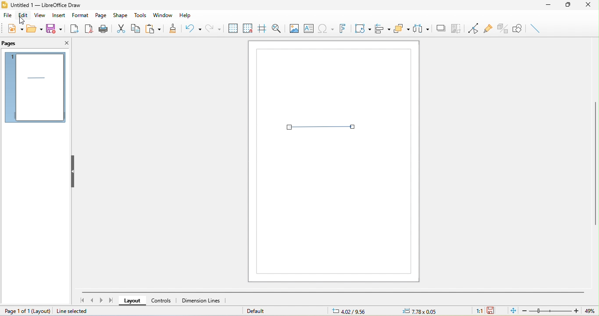  What do you see at coordinates (487, 27) in the screenshot?
I see `gluepoint function` at bounding box center [487, 27].